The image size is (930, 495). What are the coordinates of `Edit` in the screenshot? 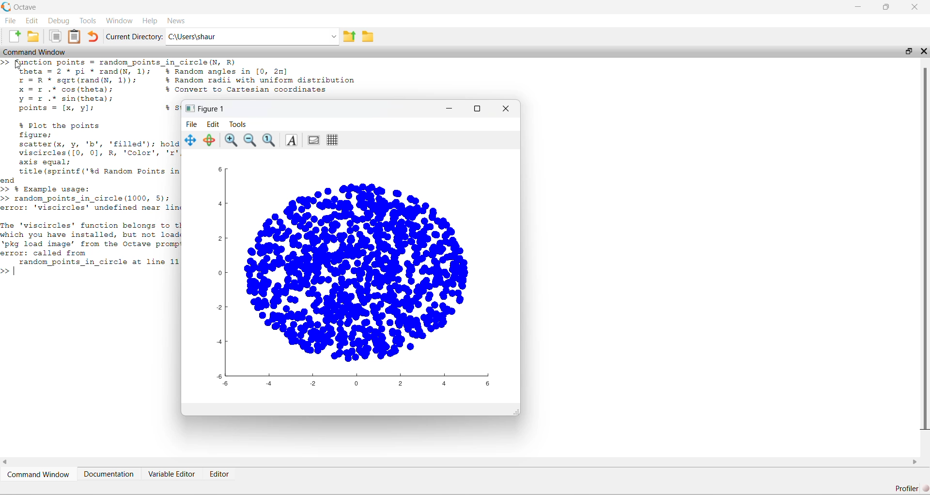 It's located at (31, 21).